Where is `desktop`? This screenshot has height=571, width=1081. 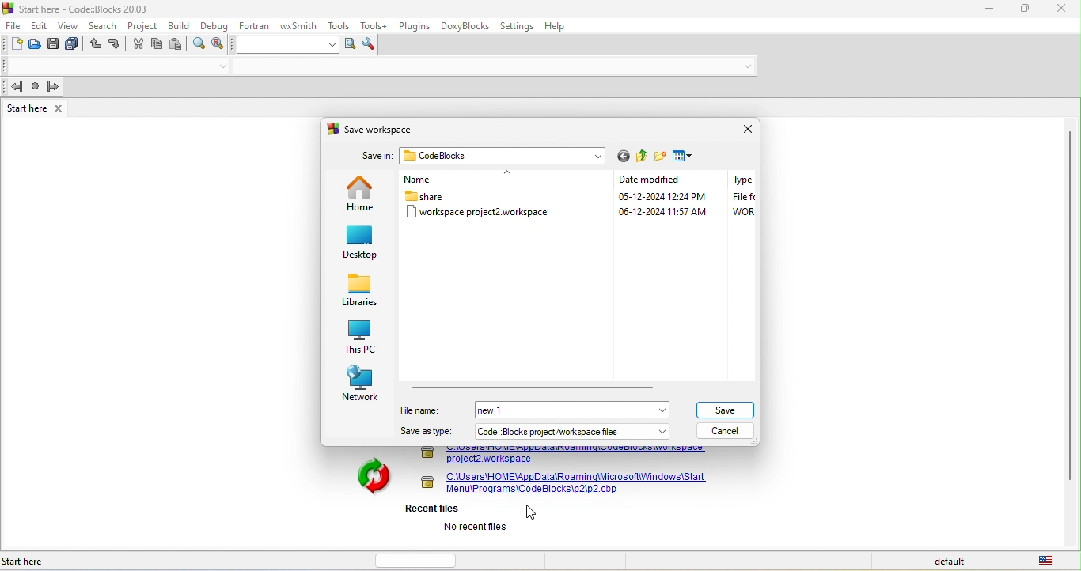
desktop is located at coordinates (362, 244).